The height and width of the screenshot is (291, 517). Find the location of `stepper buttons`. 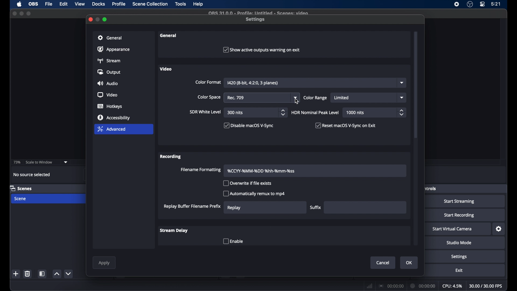

stepper buttons is located at coordinates (401, 113).